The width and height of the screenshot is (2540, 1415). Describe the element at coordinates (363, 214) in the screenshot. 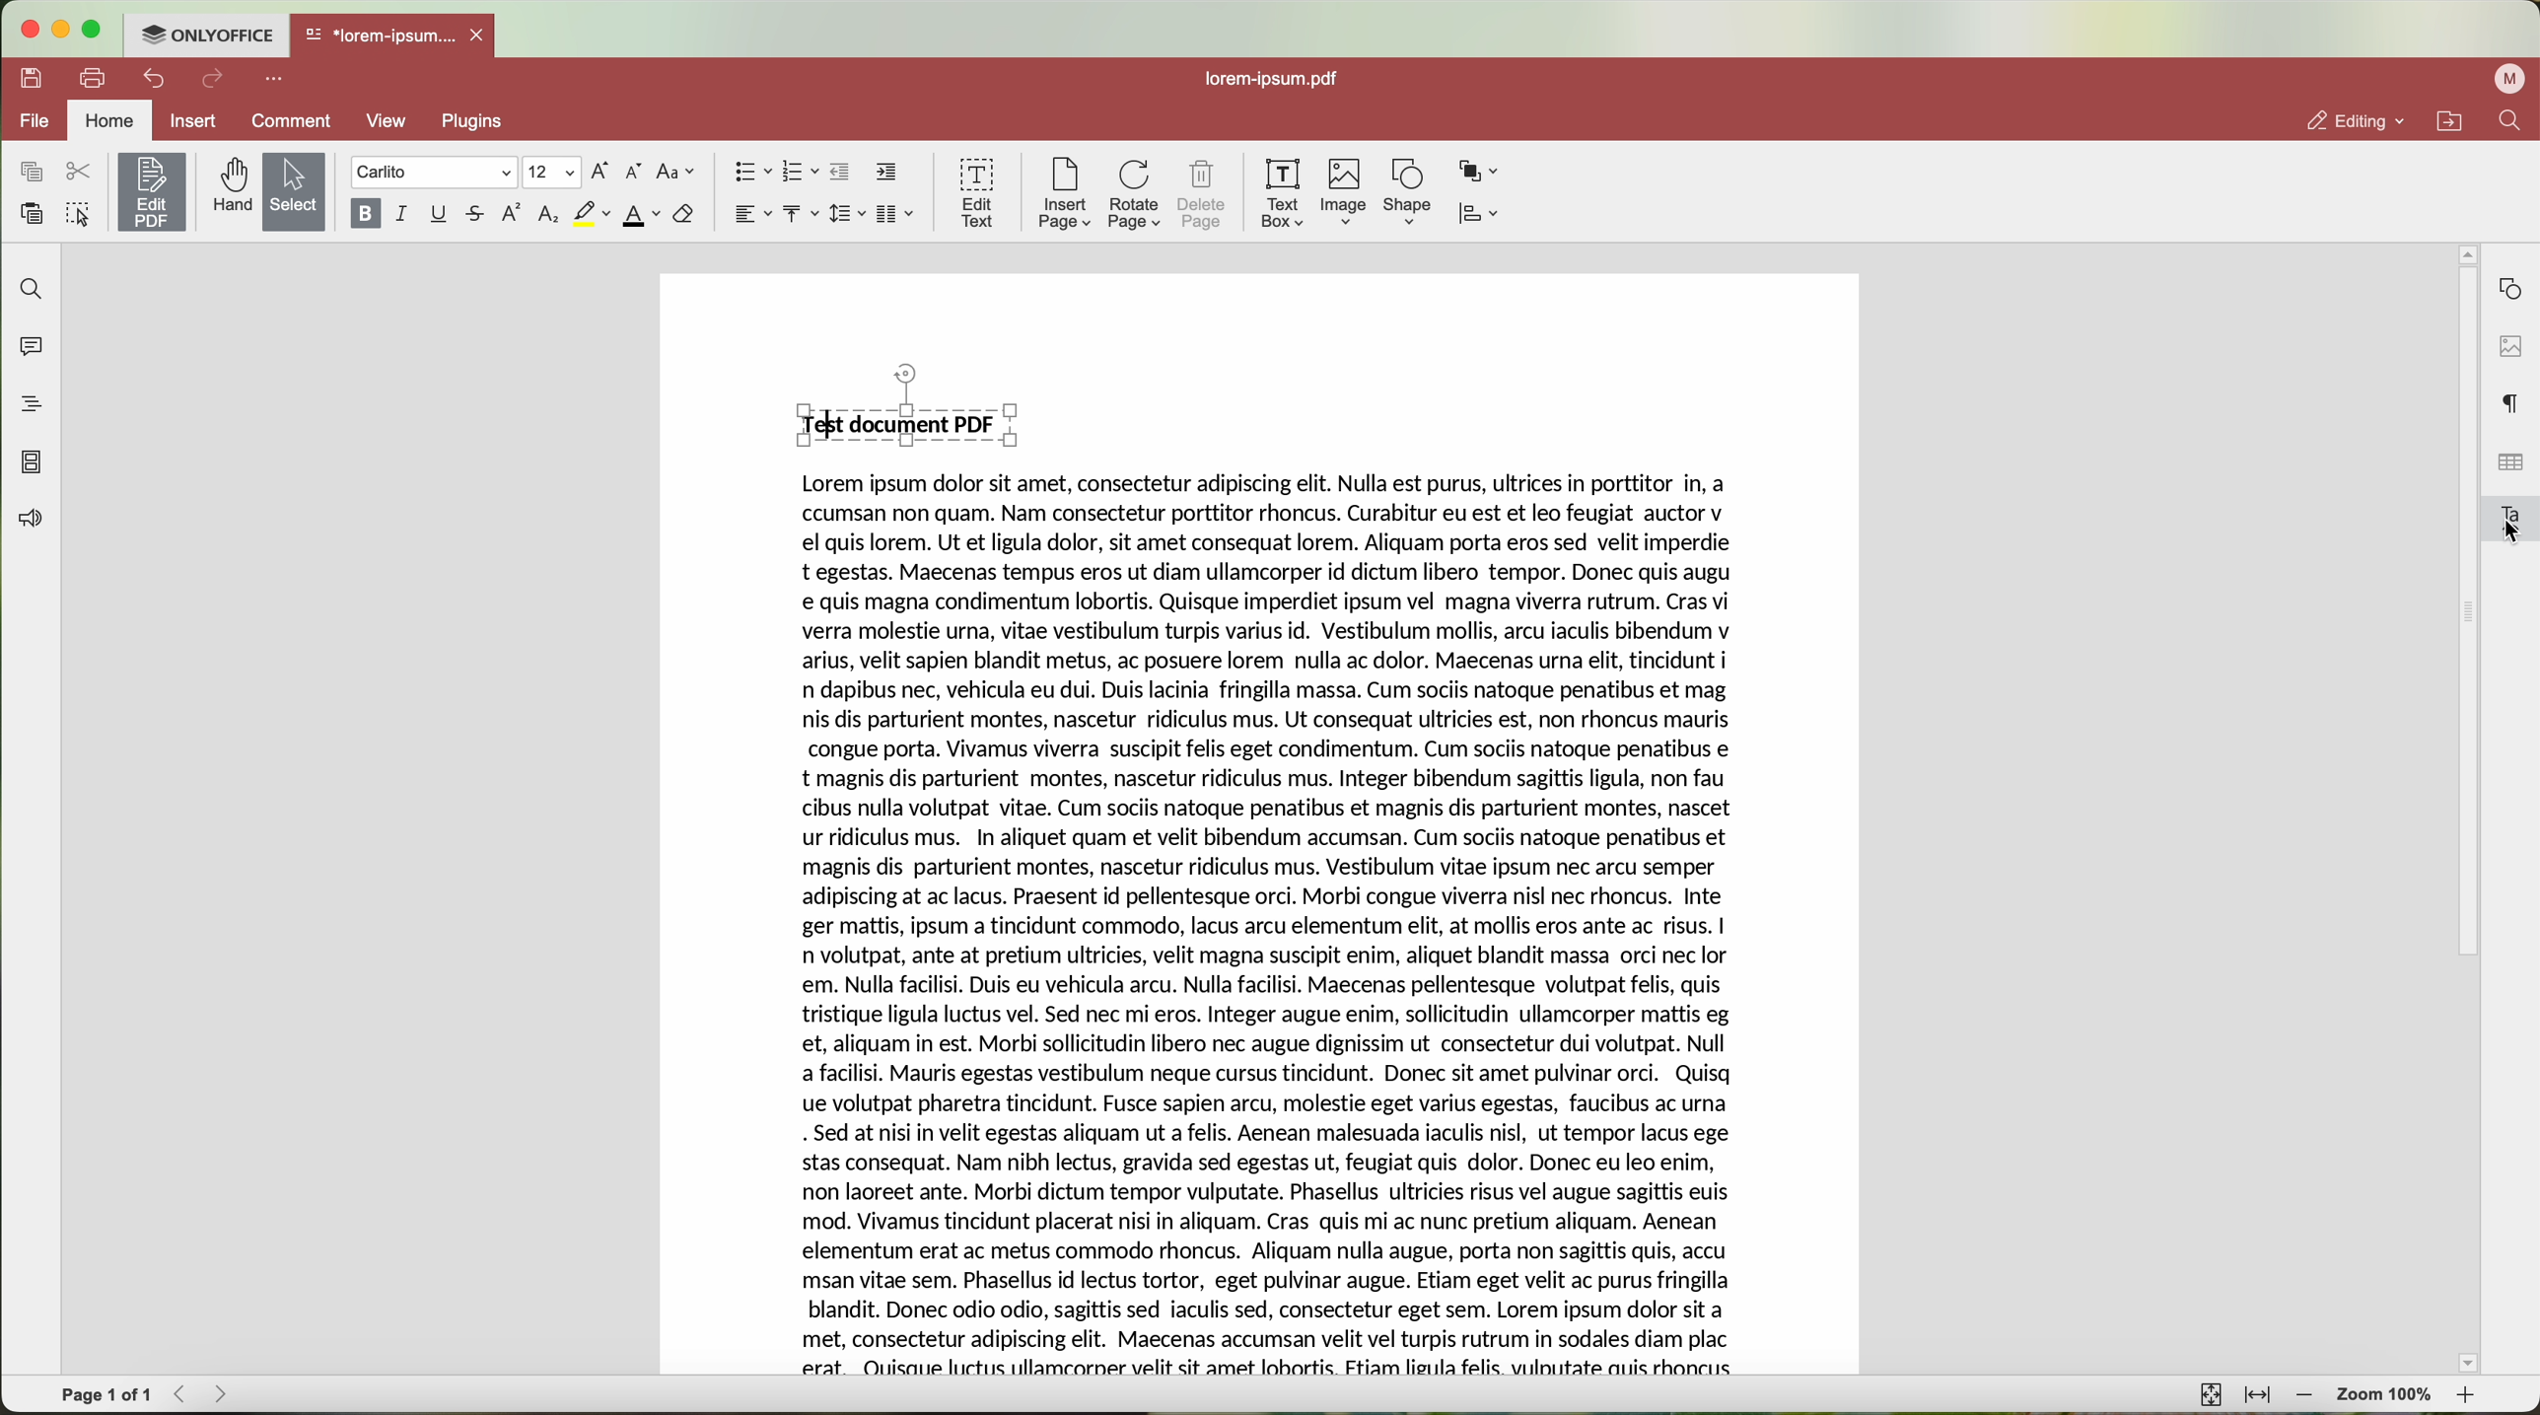

I see `bold` at that location.